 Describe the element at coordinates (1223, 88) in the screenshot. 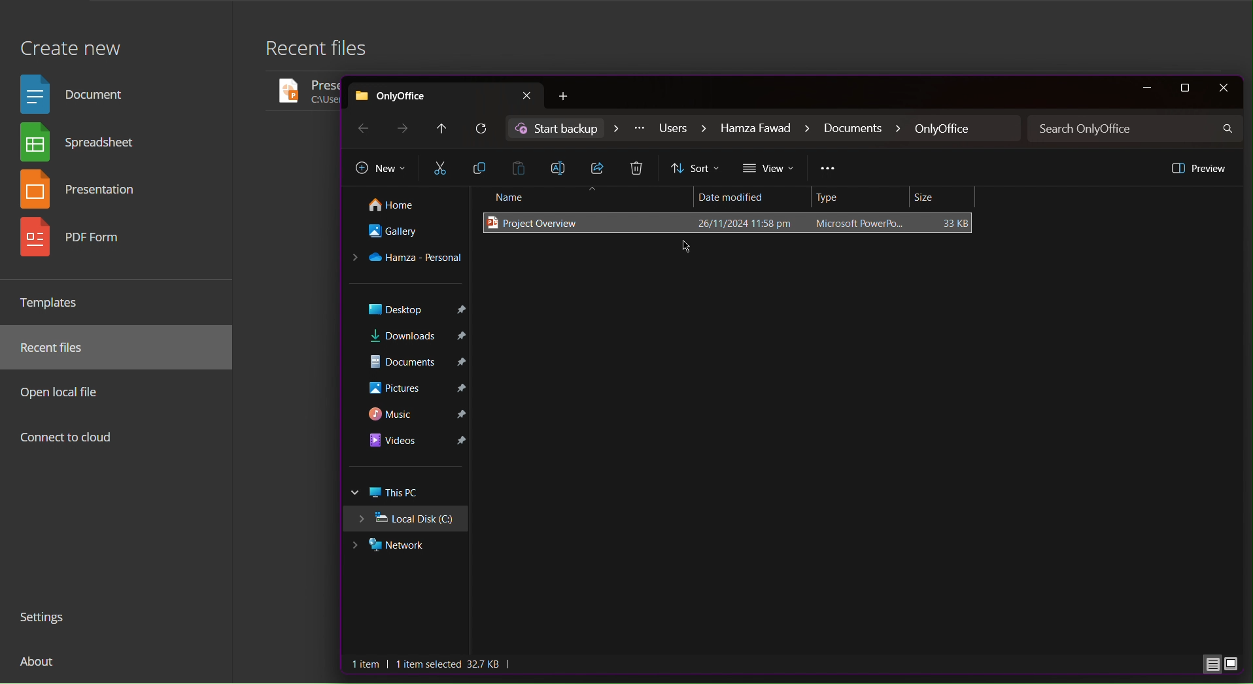

I see `Close` at that location.